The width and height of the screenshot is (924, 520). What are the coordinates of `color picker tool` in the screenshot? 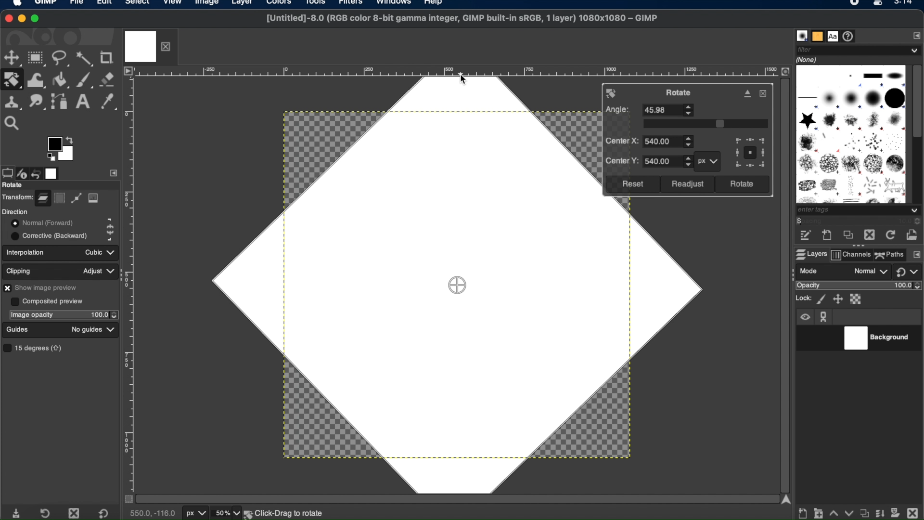 It's located at (109, 102).